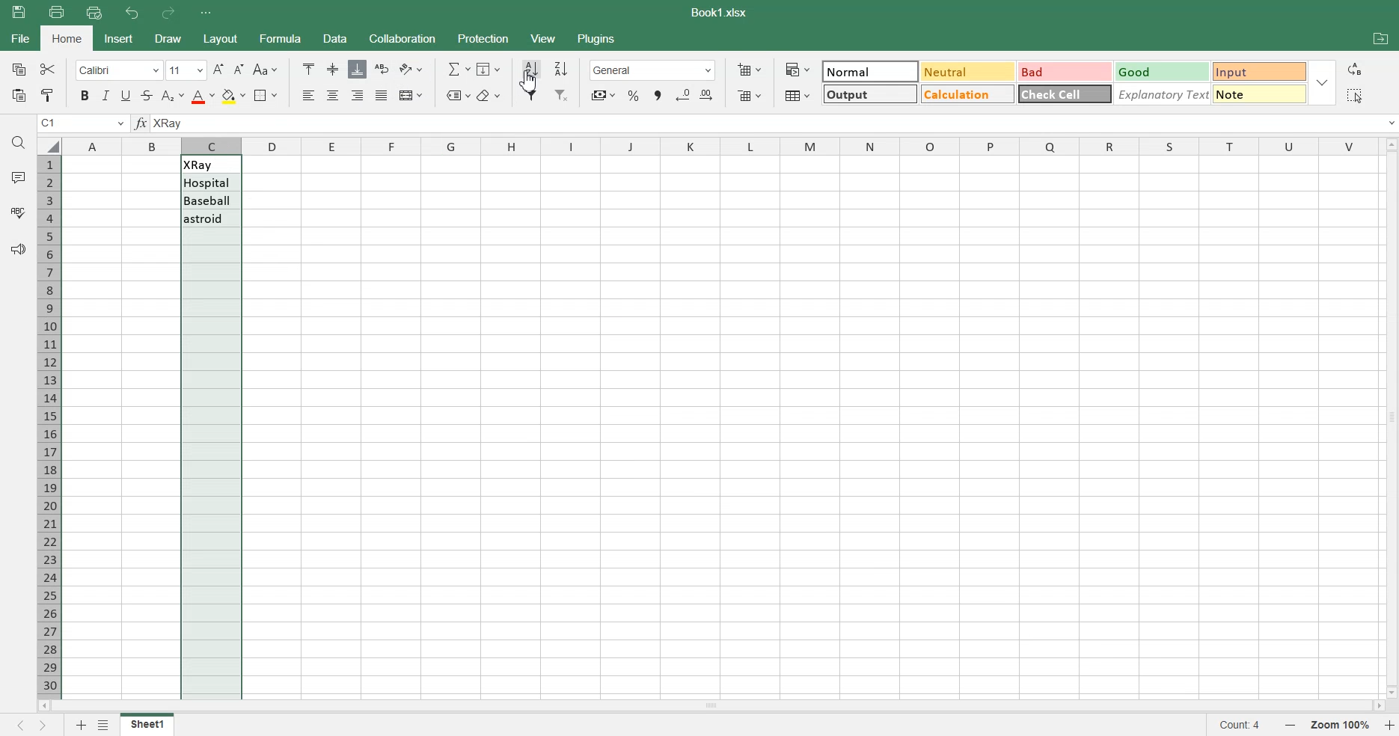  What do you see at coordinates (382, 69) in the screenshot?
I see `Wrap Text` at bounding box center [382, 69].